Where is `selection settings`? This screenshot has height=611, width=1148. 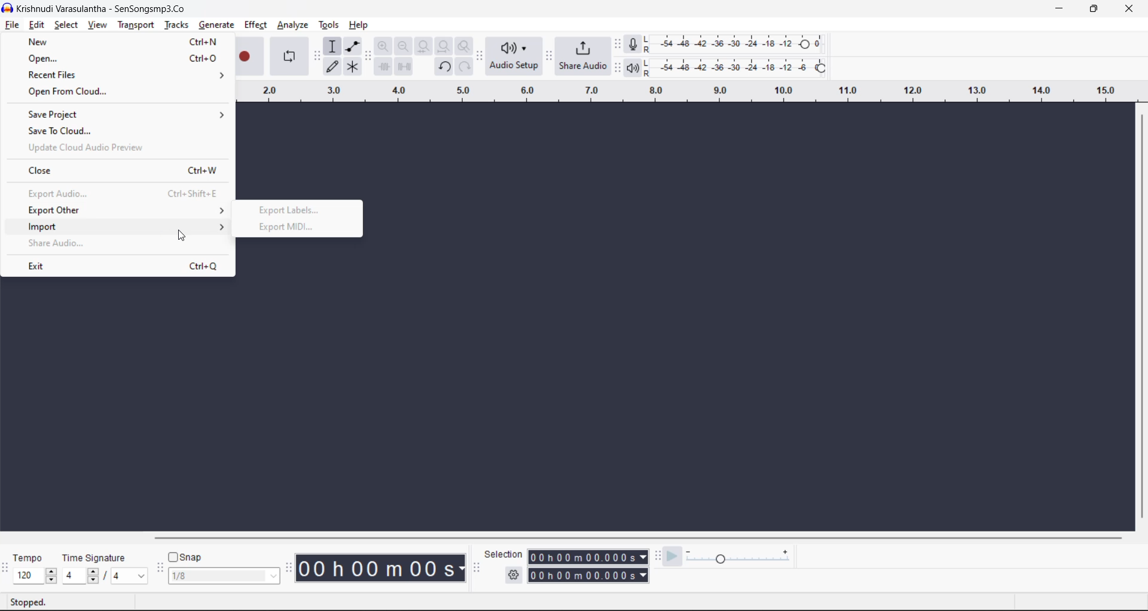
selection settings is located at coordinates (514, 575).